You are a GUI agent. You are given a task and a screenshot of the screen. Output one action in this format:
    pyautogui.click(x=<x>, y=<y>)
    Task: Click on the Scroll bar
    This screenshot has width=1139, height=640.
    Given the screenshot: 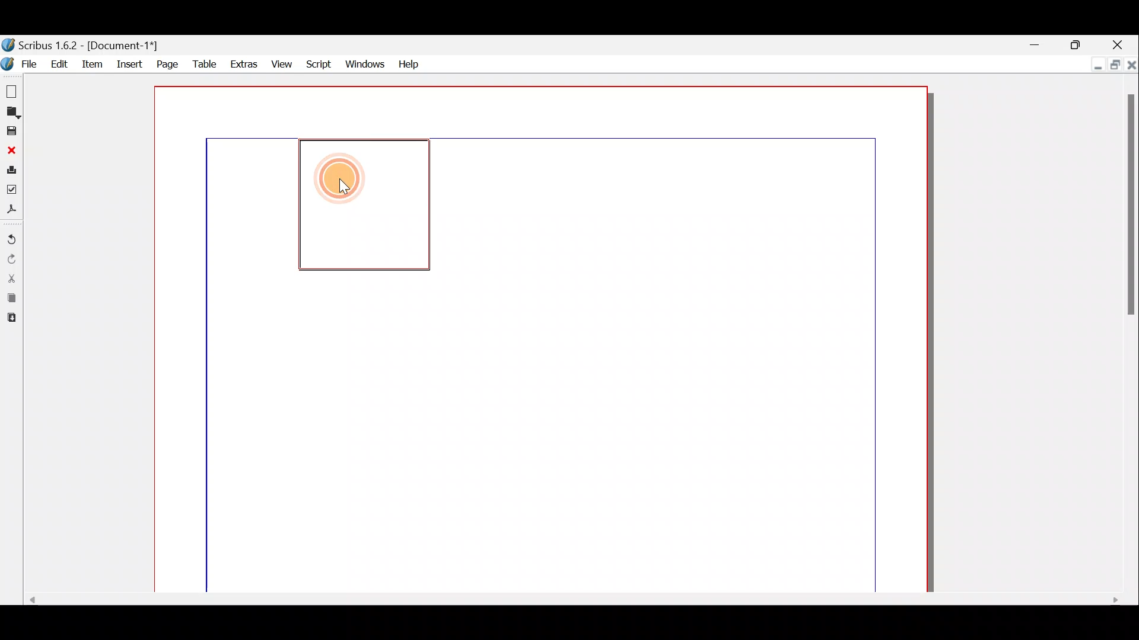 What is the action you would take?
    pyautogui.click(x=567, y=599)
    